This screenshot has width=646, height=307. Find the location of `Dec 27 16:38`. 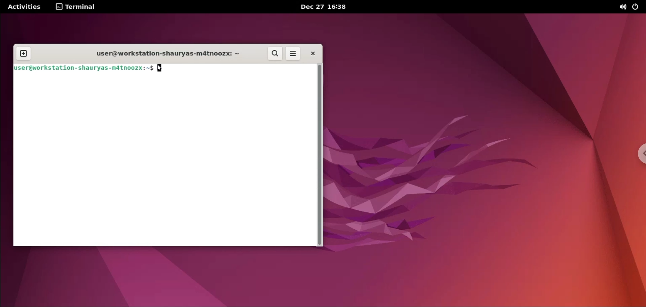

Dec 27 16:38 is located at coordinates (332, 7).